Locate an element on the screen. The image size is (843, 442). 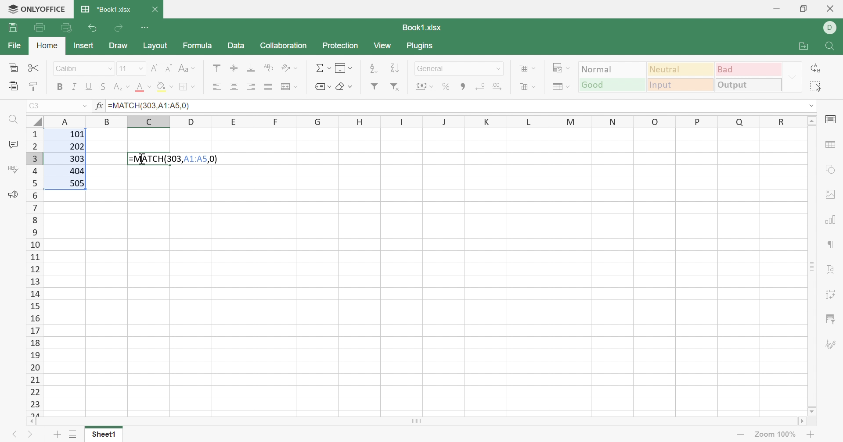
Align Middle is located at coordinates (233, 68).